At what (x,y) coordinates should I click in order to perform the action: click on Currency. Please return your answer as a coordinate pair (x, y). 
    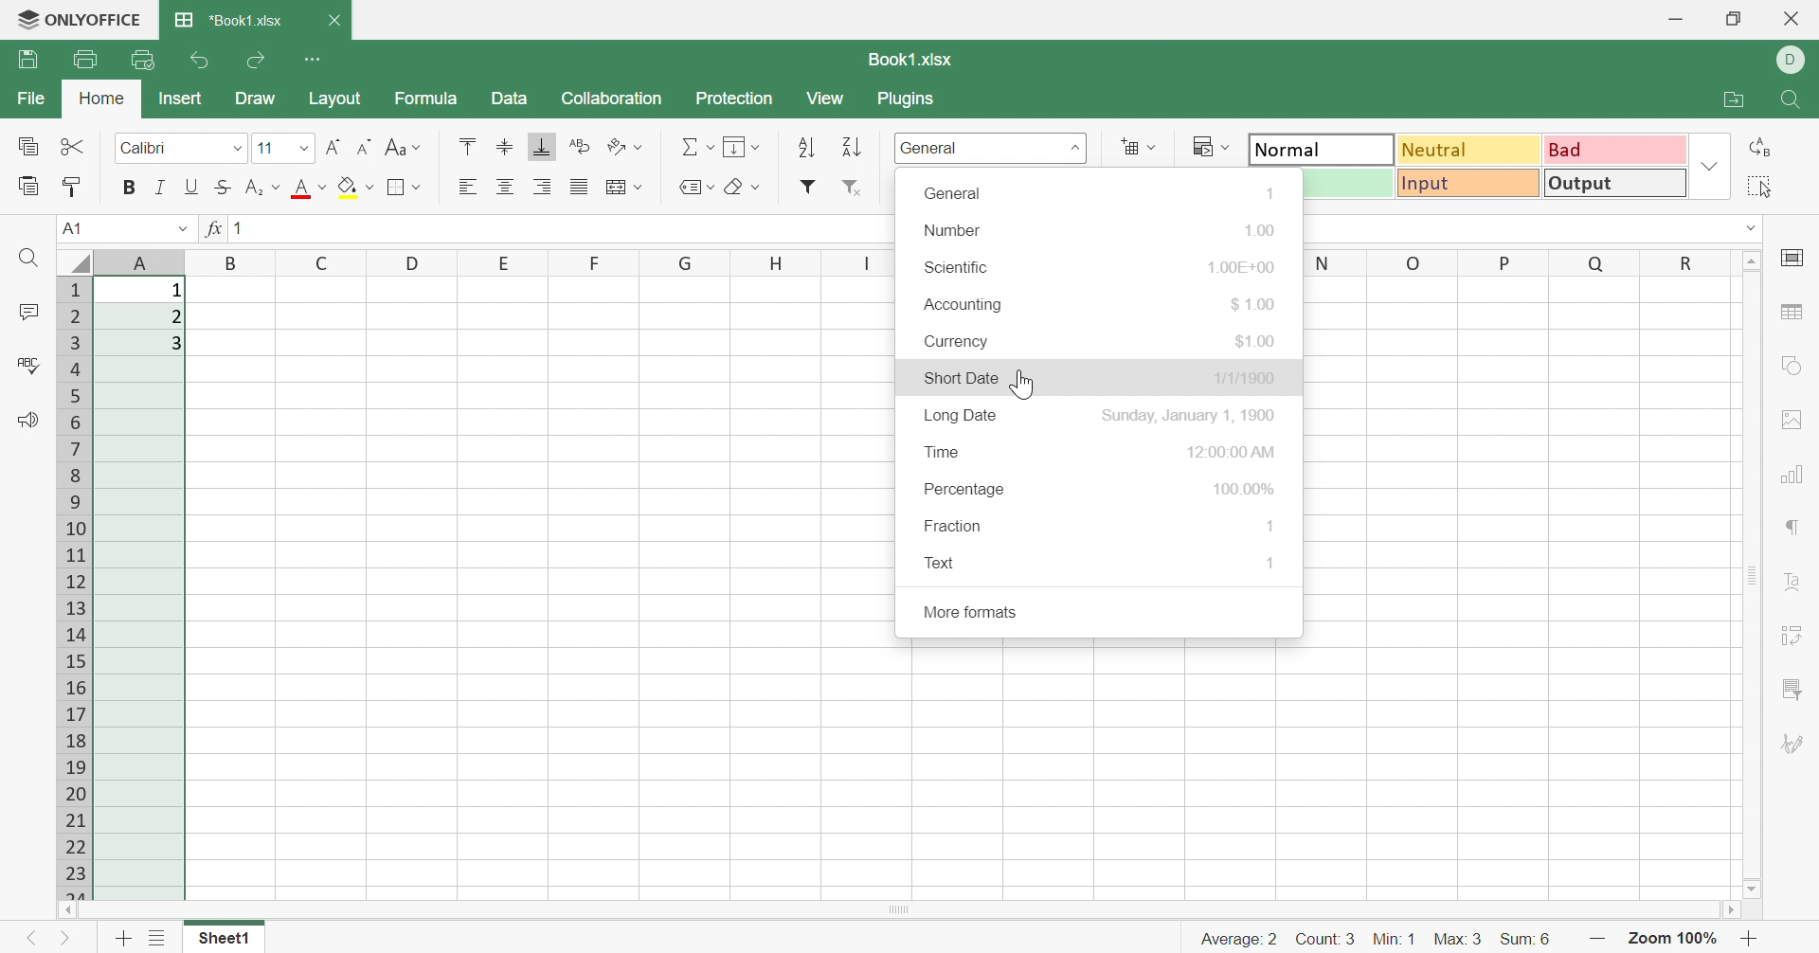
    Looking at the image, I should click on (959, 342).